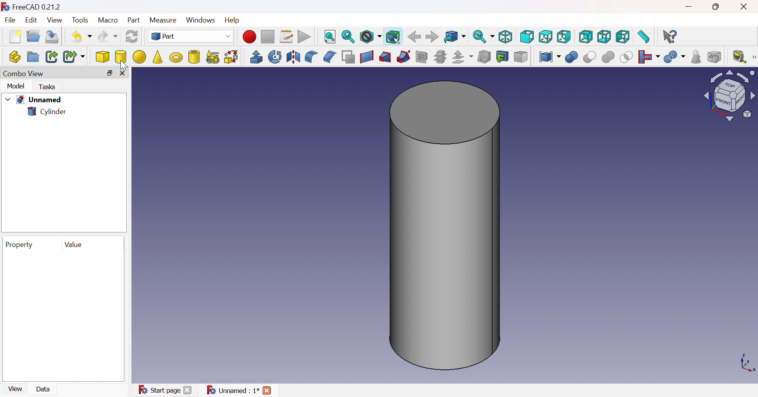 The height and width of the screenshot is (397, 758). I want to click on Cone, so click(158, 58).